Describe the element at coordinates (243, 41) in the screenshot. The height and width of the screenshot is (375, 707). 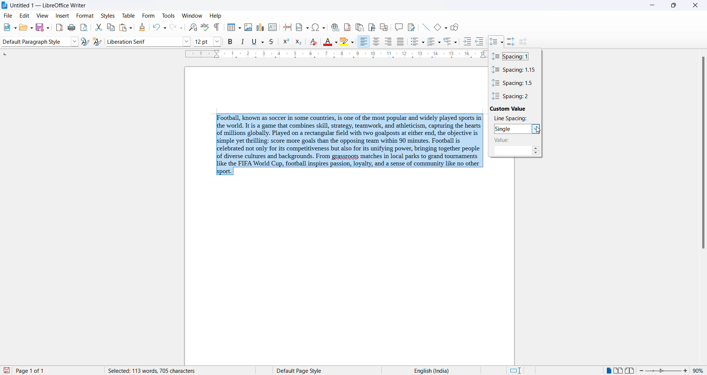
I see `italic` at that location.